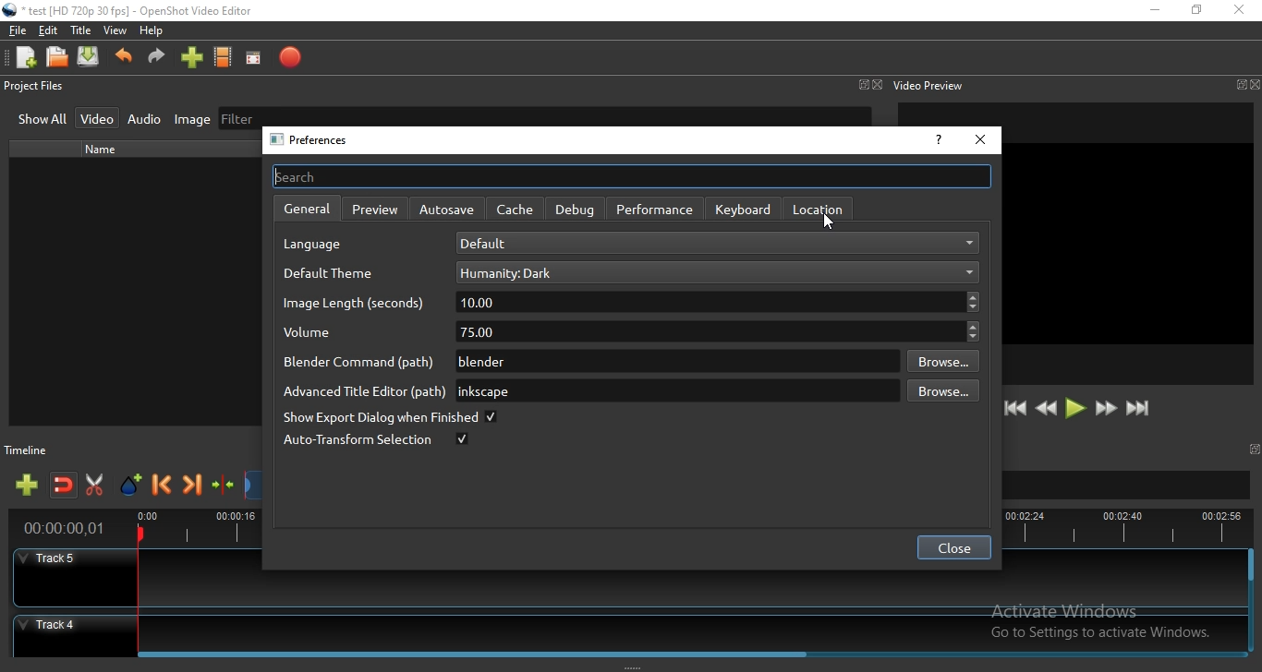  What do you see at coordinates (362, 392) in the screenshot?
I see `advanced title editor` at bounding box center [362, 392].